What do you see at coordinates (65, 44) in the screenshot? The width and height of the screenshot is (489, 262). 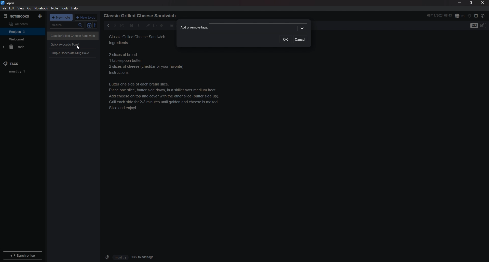 I see `recipe` at bounding box center [65, 44].